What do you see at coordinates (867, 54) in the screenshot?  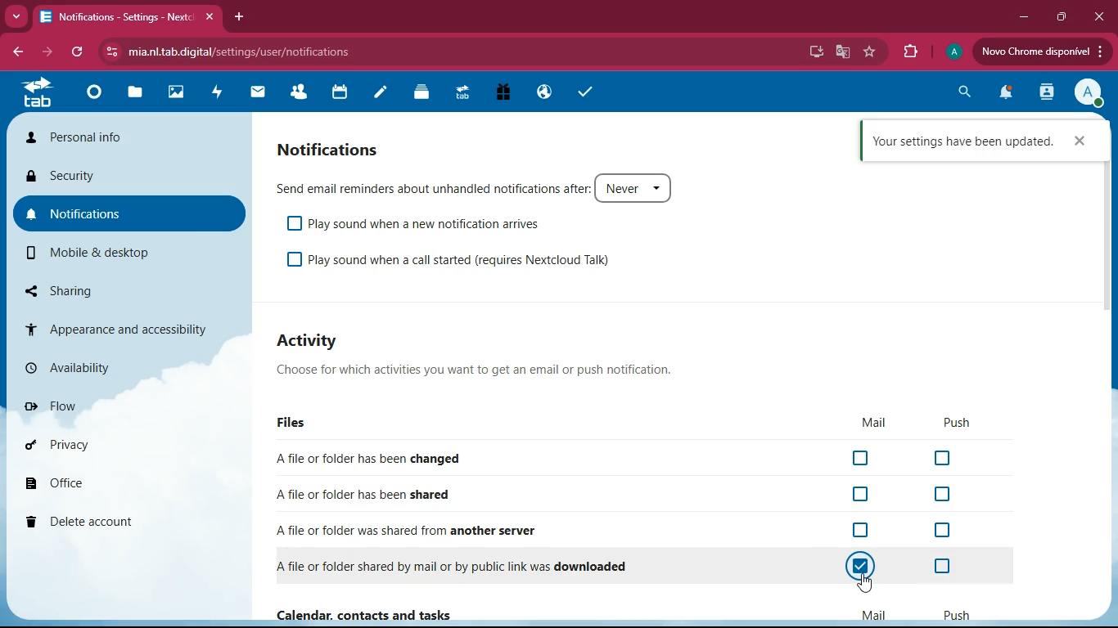 I see `favourite` at bounding box center [867, 54].